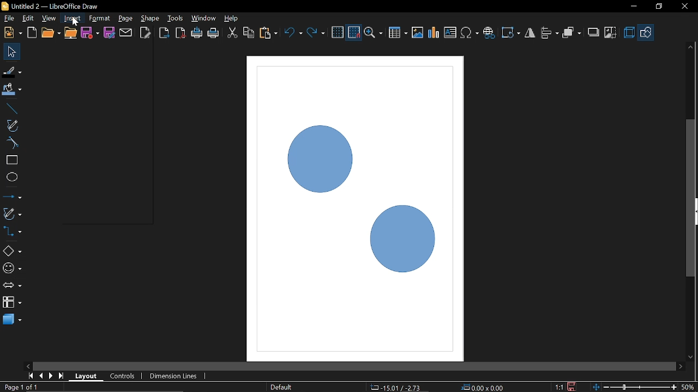  What do you see at coordinates (12, 177) in the screenshot?
I see `Eclipse` at bounding box center [12, 177].